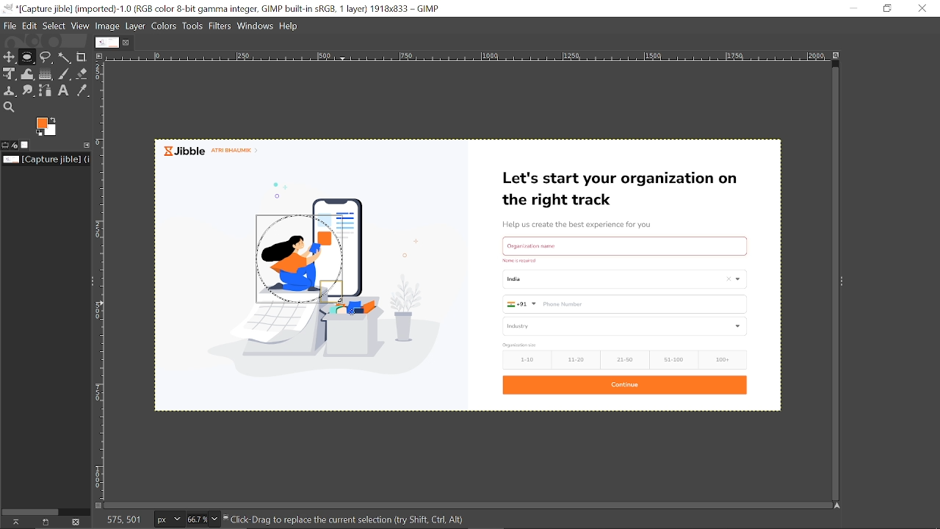 The image size is (940, 529). I want to click on Color picker tool, so click(82, 91).